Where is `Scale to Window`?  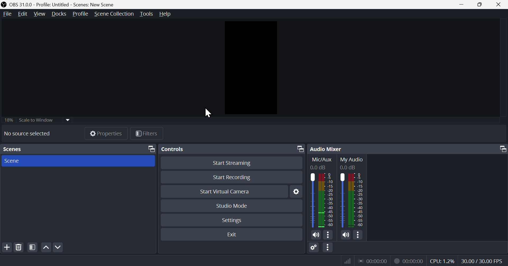 Scale to Window is located at coordinates (44, 119).